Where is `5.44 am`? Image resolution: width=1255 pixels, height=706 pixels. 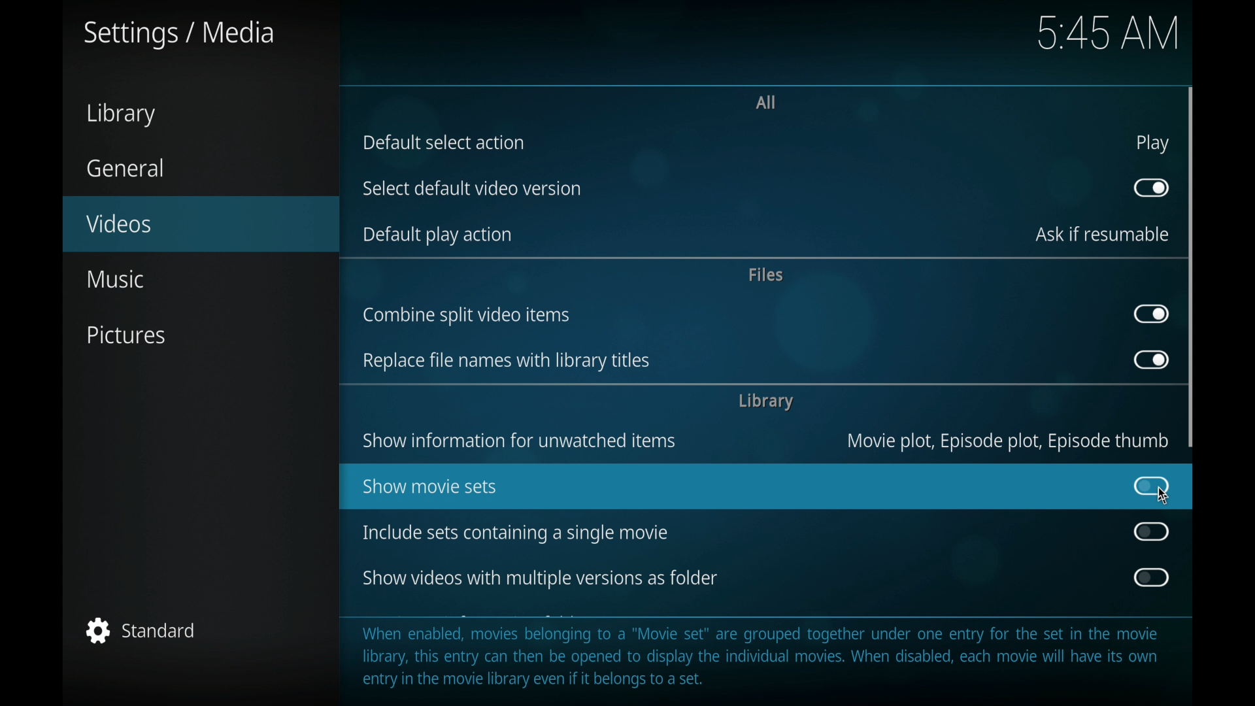
5.44 am is located at coordinates (1111, 35).